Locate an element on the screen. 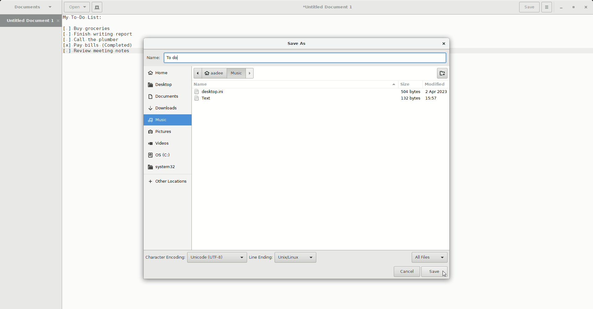  15:57 is located at coordinates (434, 98).